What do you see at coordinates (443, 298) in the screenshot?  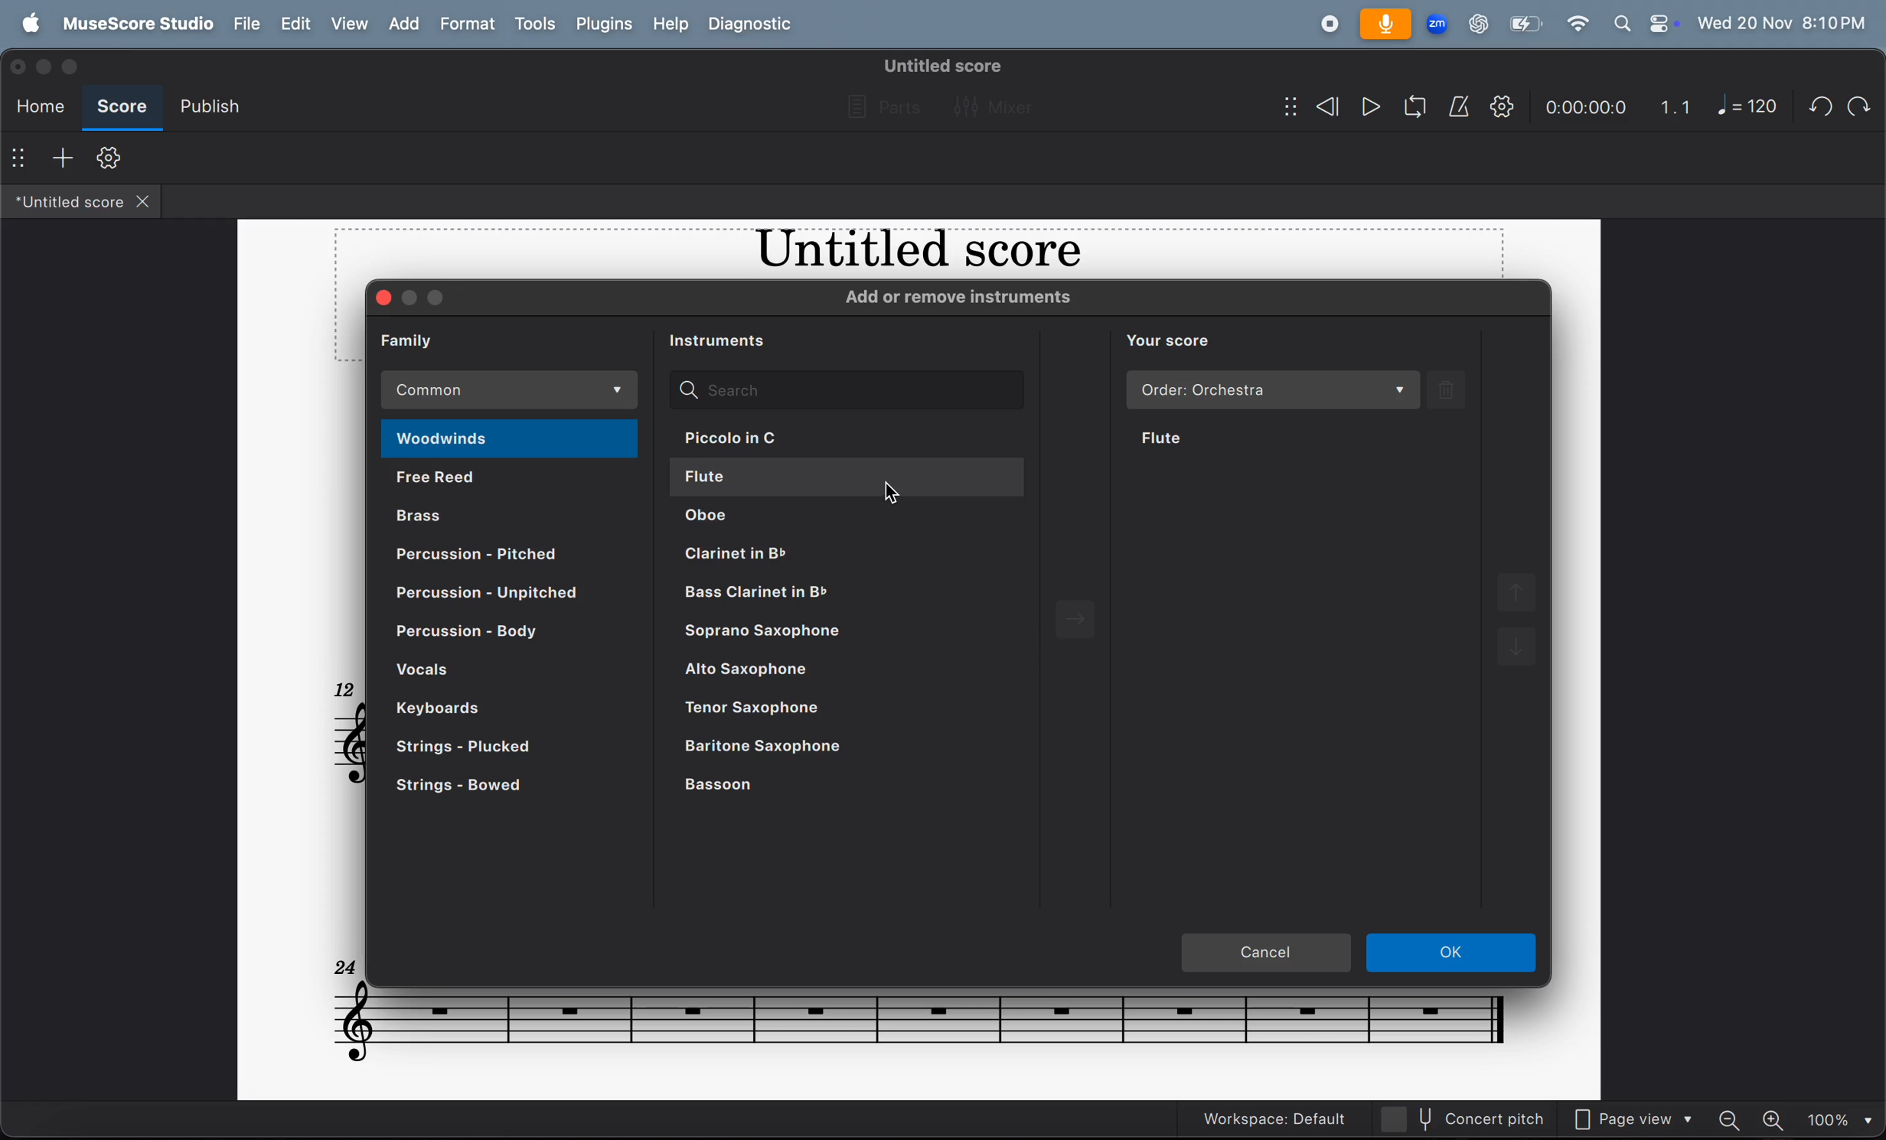 I see `maximize` at bounding box center [443, 298].